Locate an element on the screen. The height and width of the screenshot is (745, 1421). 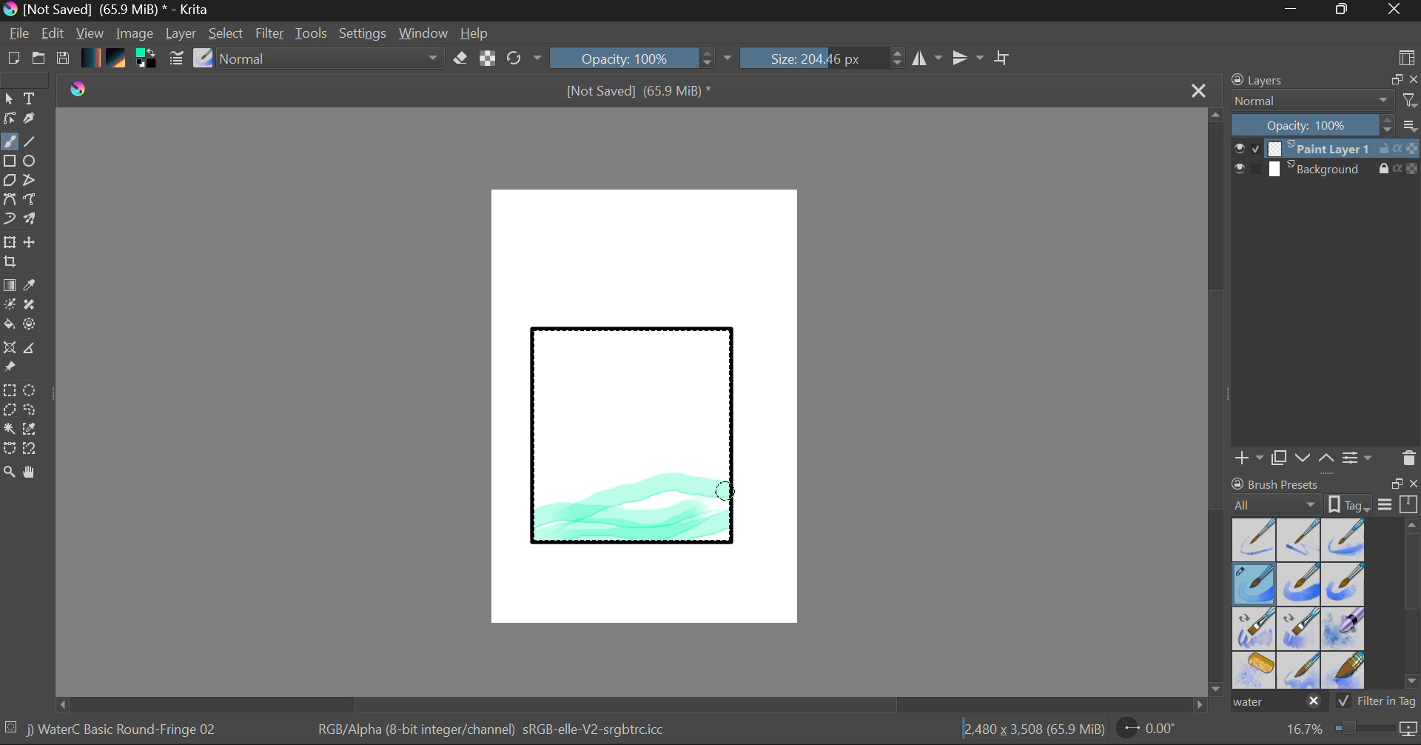
Opacity is located at coordinates (643, 58).